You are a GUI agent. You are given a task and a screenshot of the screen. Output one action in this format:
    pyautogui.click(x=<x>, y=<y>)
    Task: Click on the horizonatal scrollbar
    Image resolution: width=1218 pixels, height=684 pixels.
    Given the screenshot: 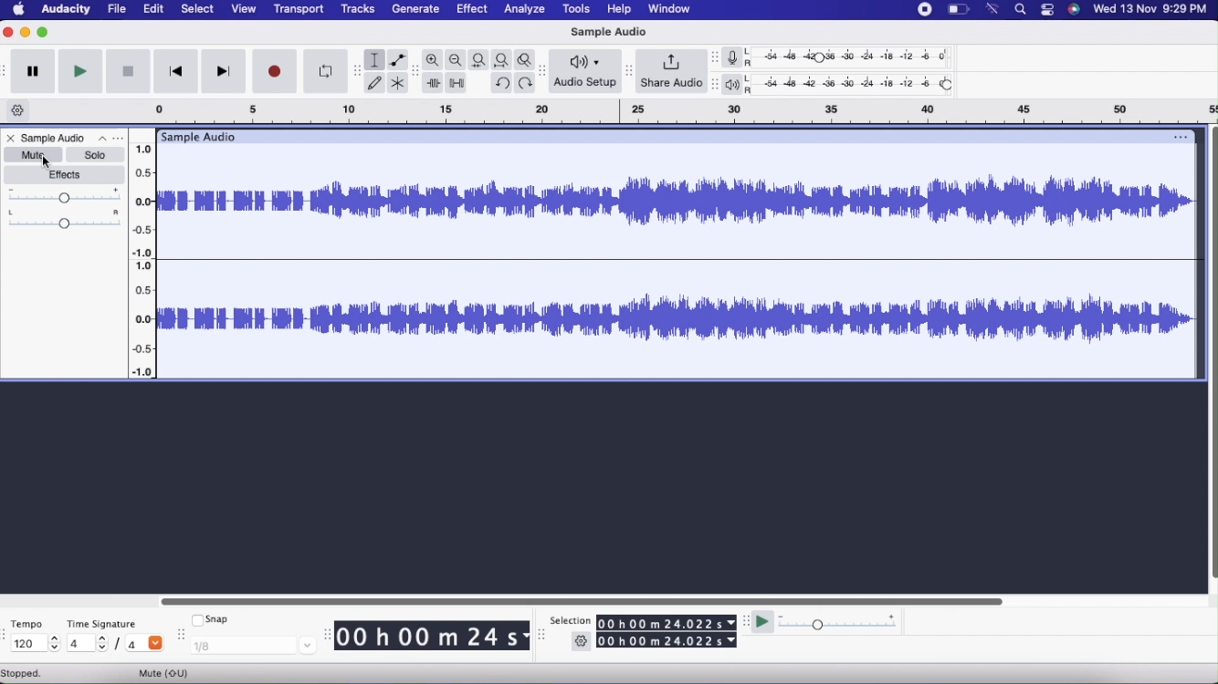 What is the action you would take?
    pyautogui.click(x=583, y=601)
    